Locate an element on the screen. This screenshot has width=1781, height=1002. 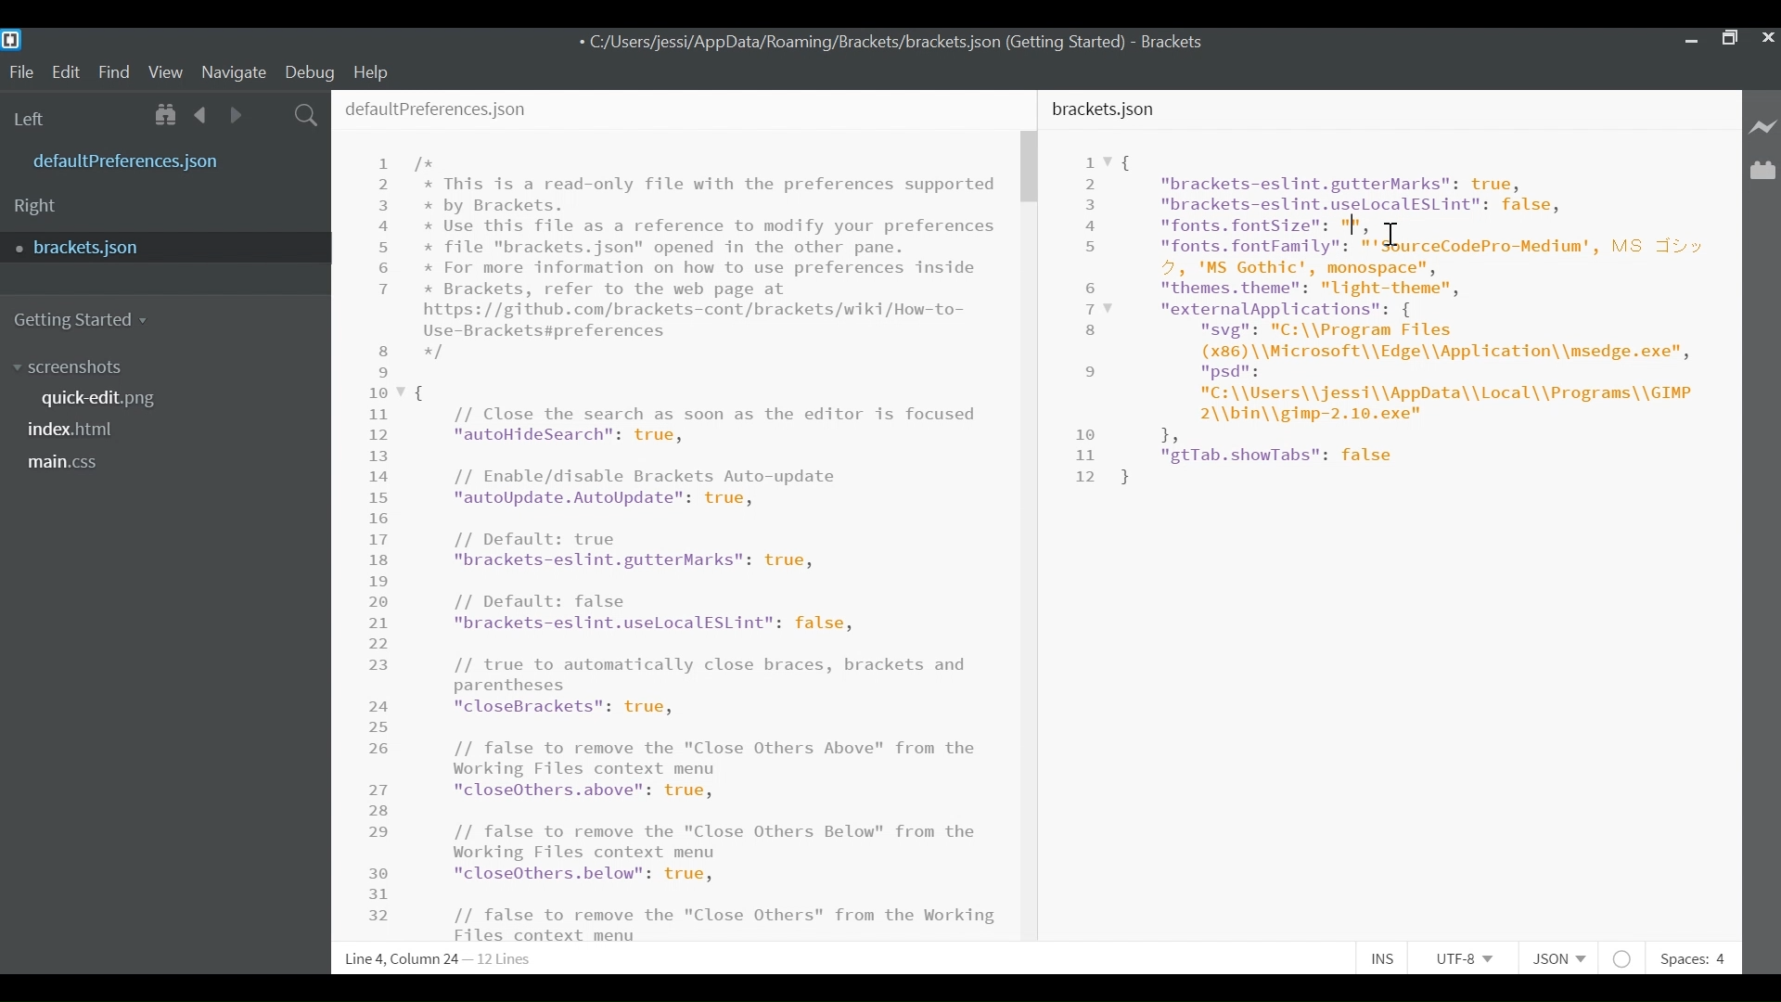
Restore is located at coordinates (1729, 39).